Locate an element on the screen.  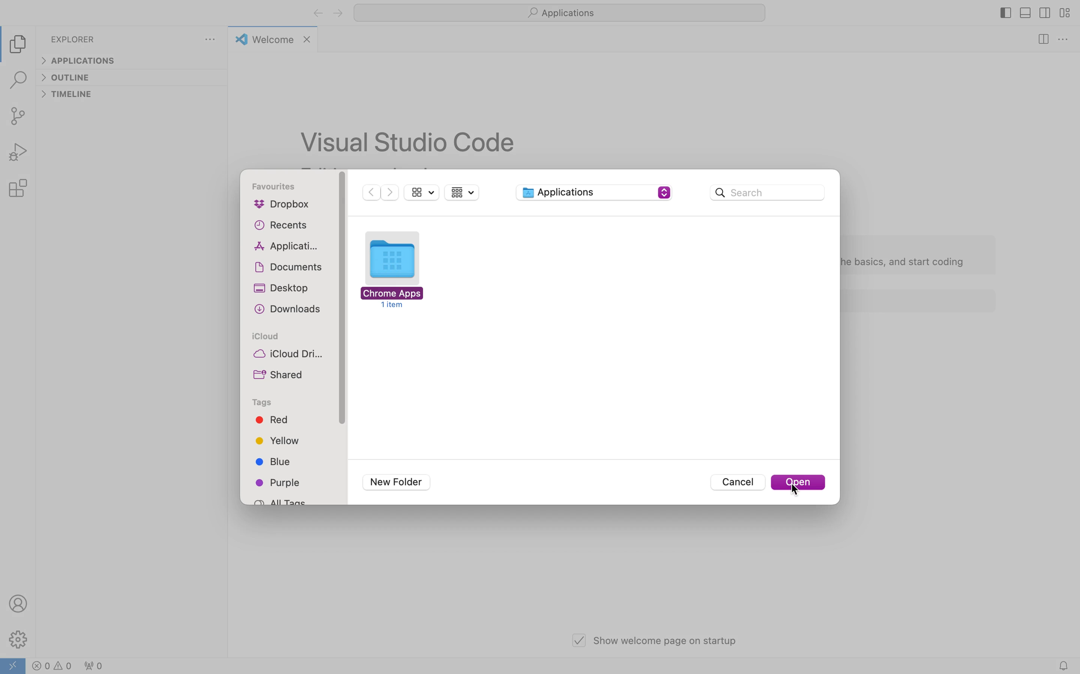
recents is located at coordinates (284, 225).